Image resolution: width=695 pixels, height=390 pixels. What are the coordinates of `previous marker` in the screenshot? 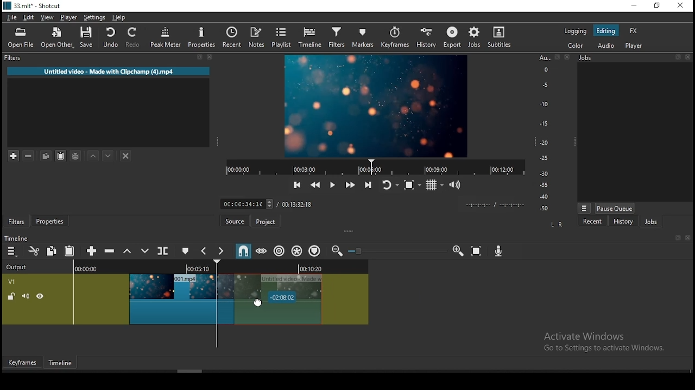 It's located at (205, 251).